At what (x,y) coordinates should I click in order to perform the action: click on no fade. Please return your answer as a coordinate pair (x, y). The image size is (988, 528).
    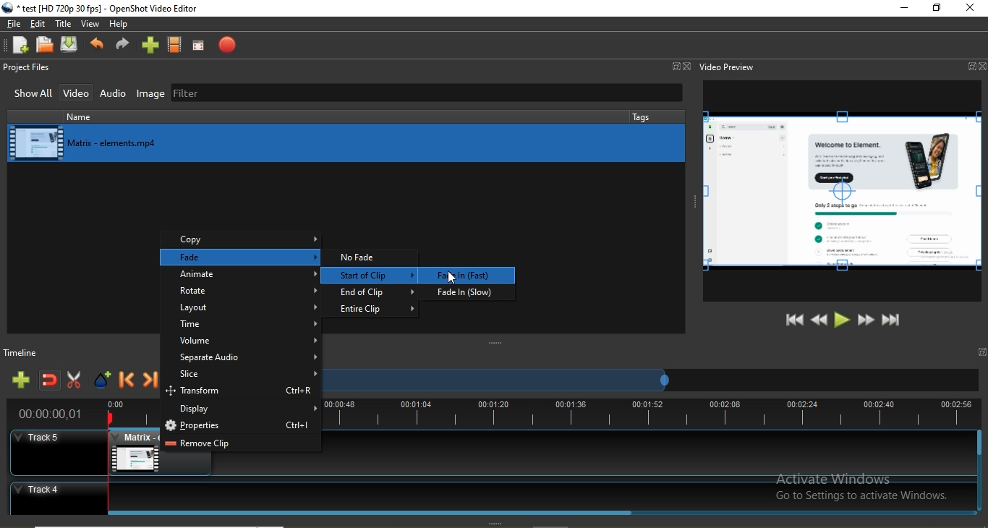
    Looking at the image, I should click on (374, 257).